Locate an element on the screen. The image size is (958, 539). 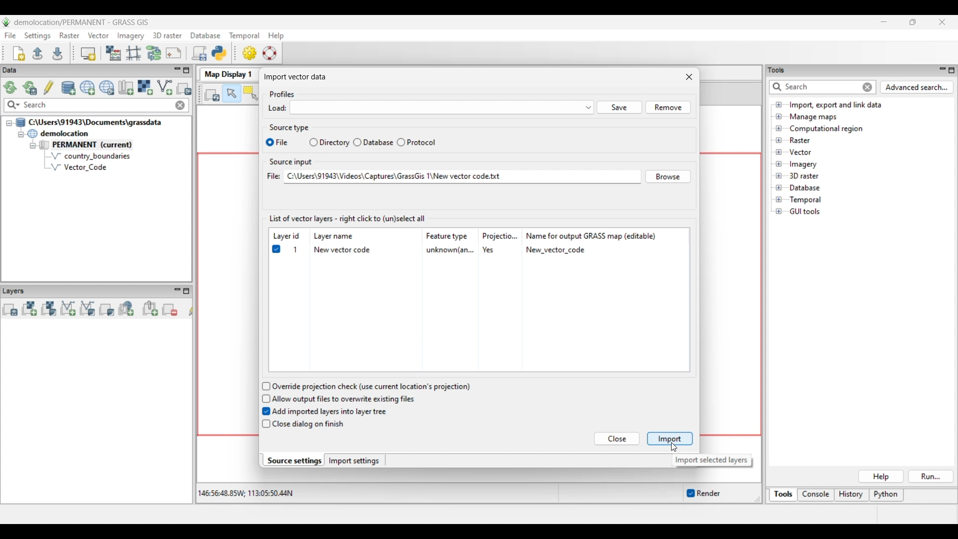
Run is located at coordinates (932, 477).